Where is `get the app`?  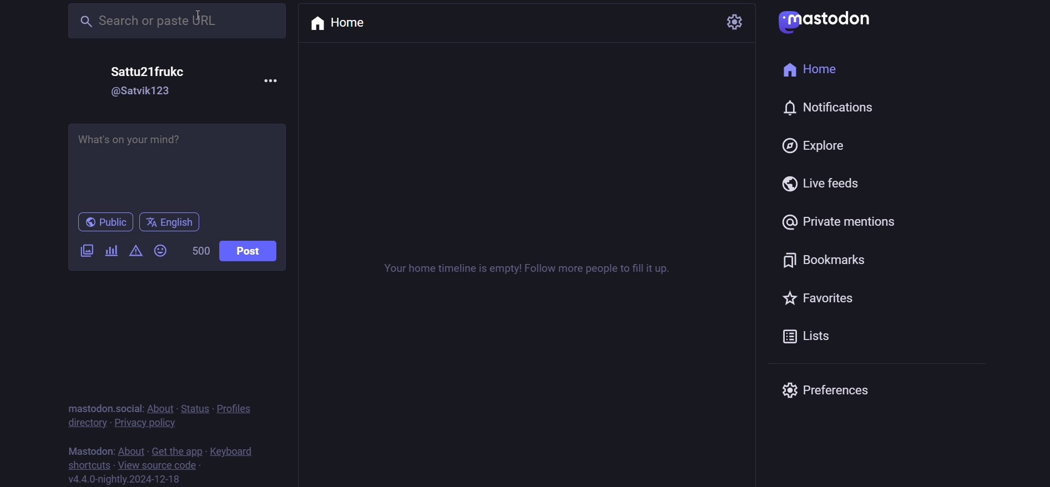 get the app is located at coordinates (174, 450).